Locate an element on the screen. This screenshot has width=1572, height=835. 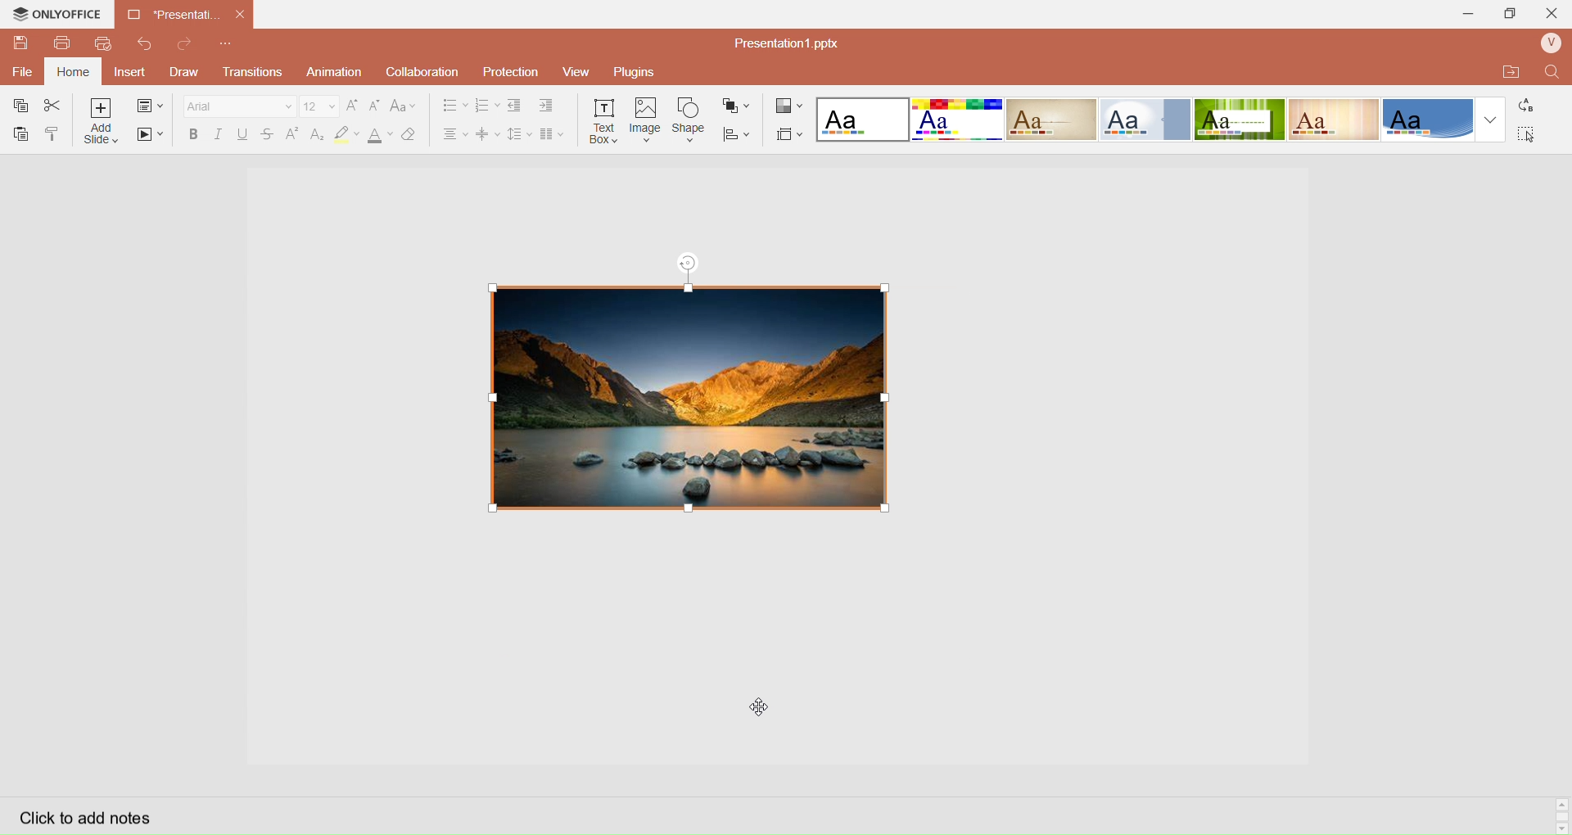
Subscript is located at coordinates (318, 135).